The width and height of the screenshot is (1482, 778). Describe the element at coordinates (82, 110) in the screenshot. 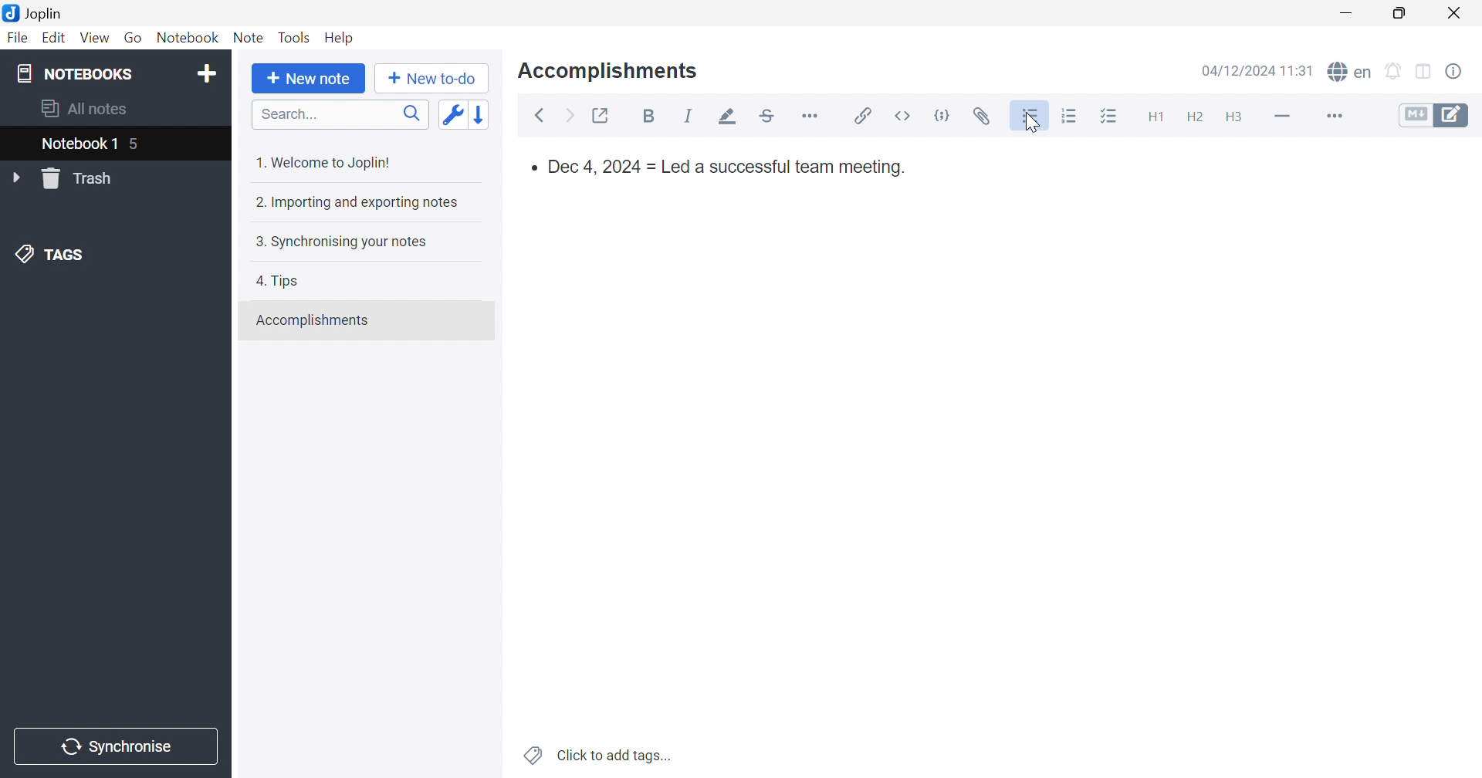

I see `All notes` at that location.